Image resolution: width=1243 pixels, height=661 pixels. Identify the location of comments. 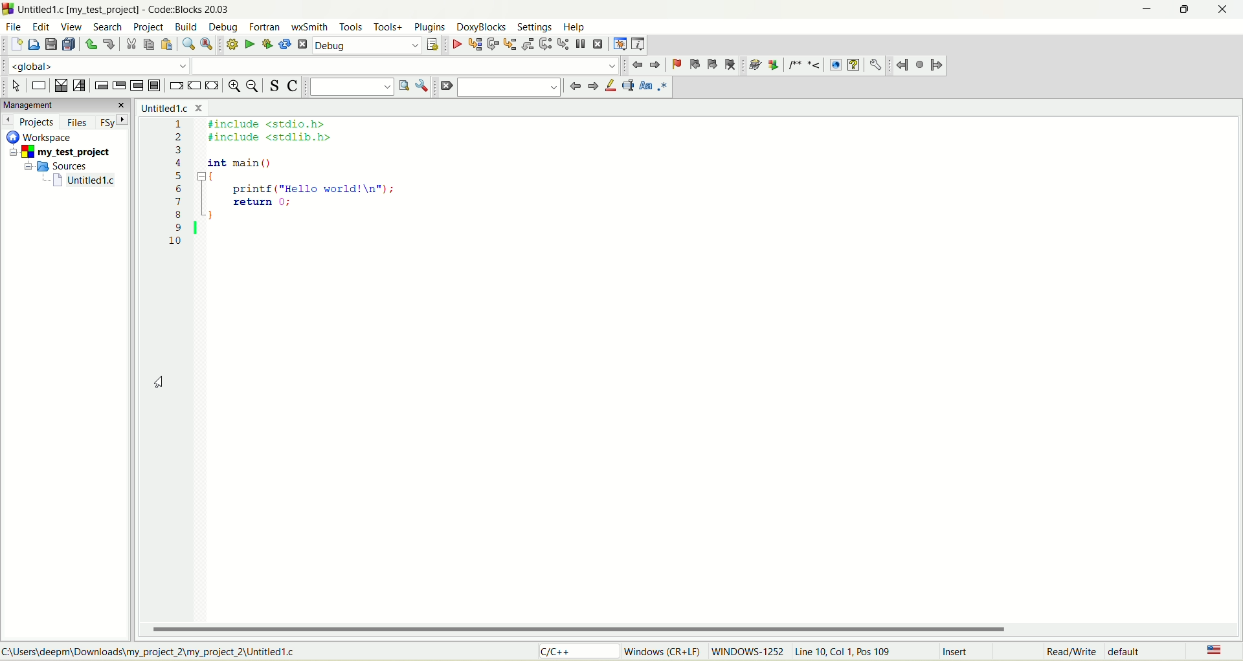
(805, 64).